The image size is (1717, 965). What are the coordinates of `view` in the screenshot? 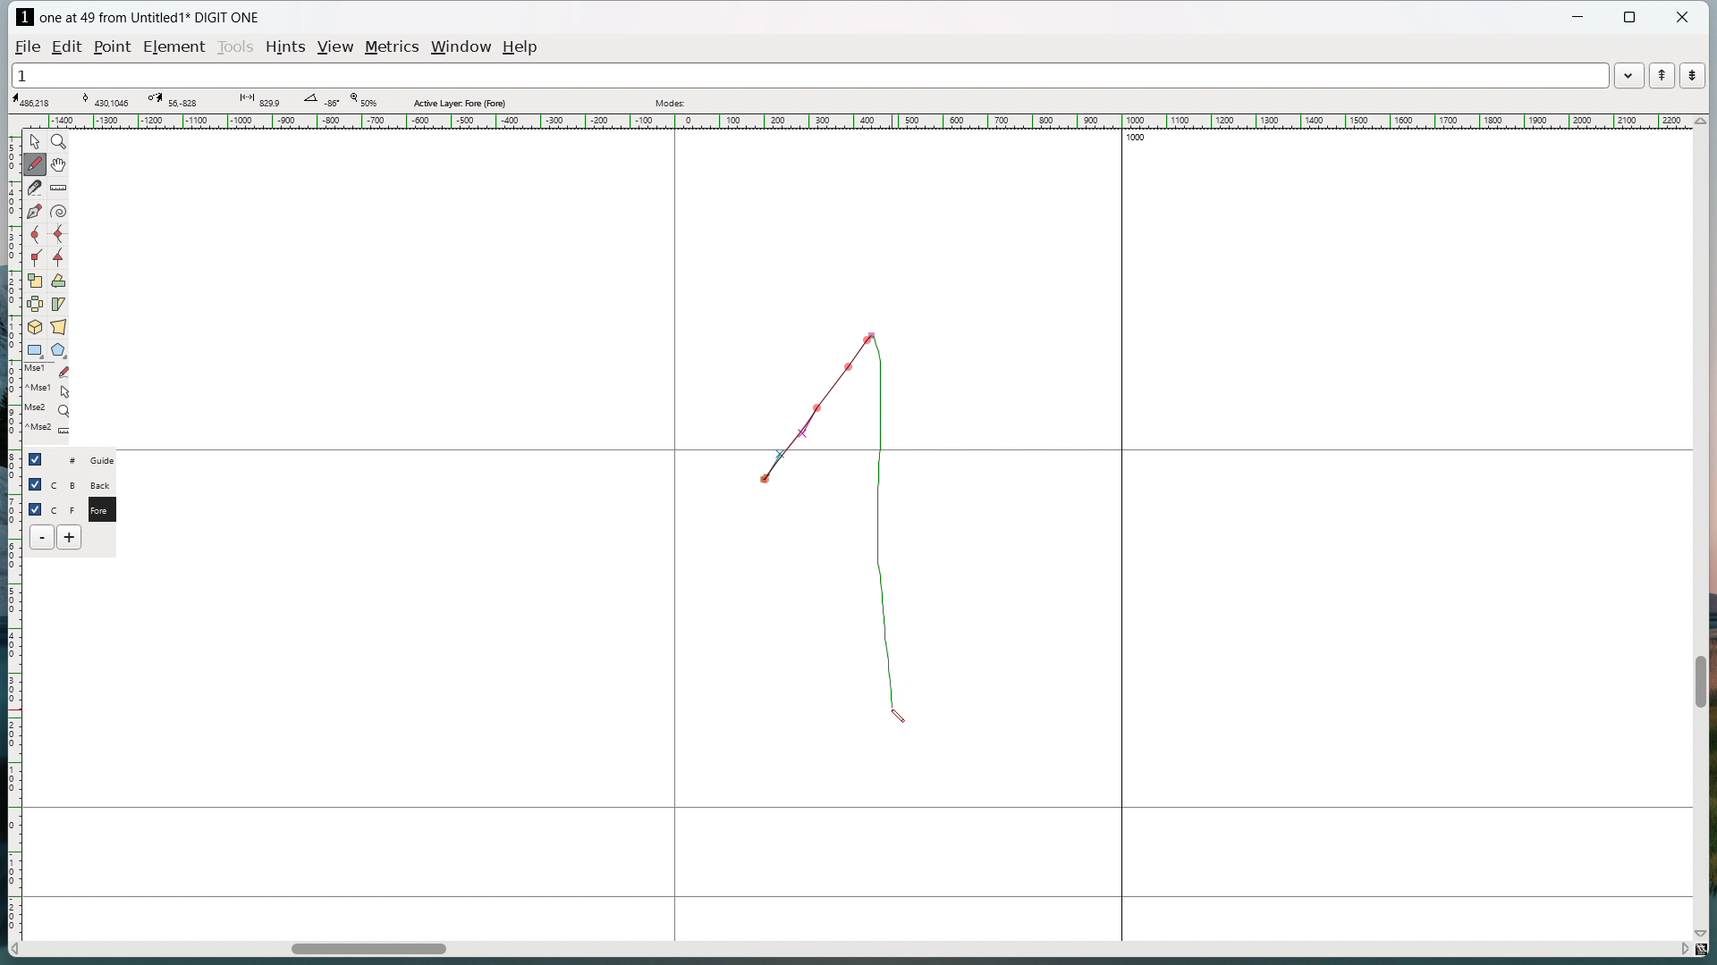 It's located at (337, 47).